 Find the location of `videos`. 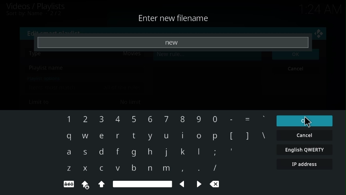

videos is located at coordinates (37, 6).